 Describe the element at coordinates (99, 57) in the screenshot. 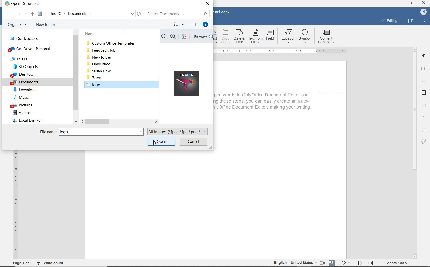

I see `New folder` at that location.